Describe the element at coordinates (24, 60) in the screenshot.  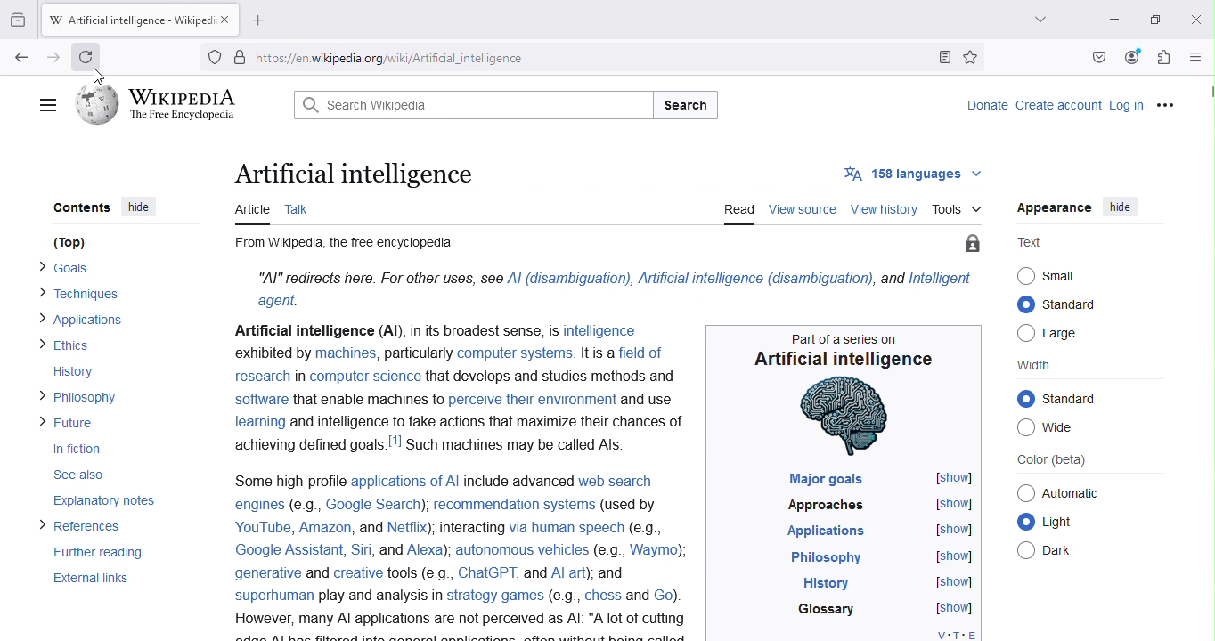
I see `Go back to one page` at that location.